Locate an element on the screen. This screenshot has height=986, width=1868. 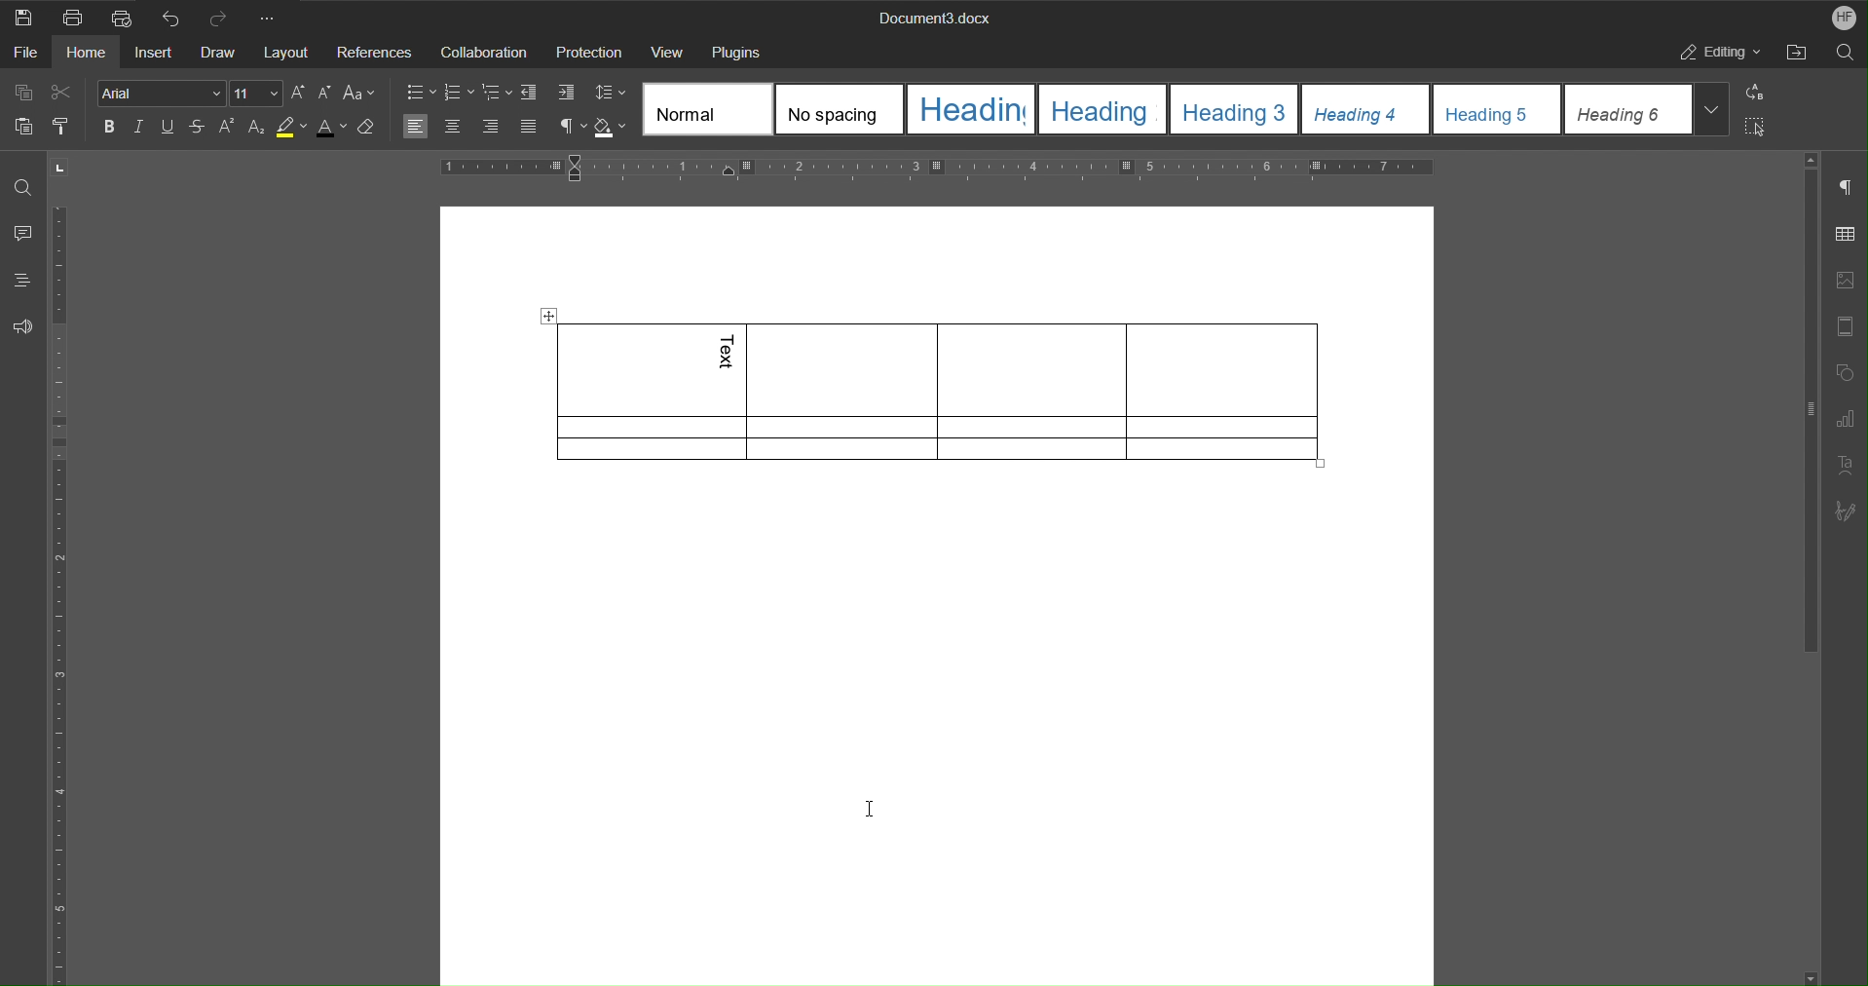
Feedback and Support is located at coordinates (23, 322).